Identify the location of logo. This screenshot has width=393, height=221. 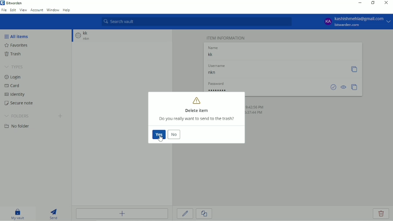
(78, 37).